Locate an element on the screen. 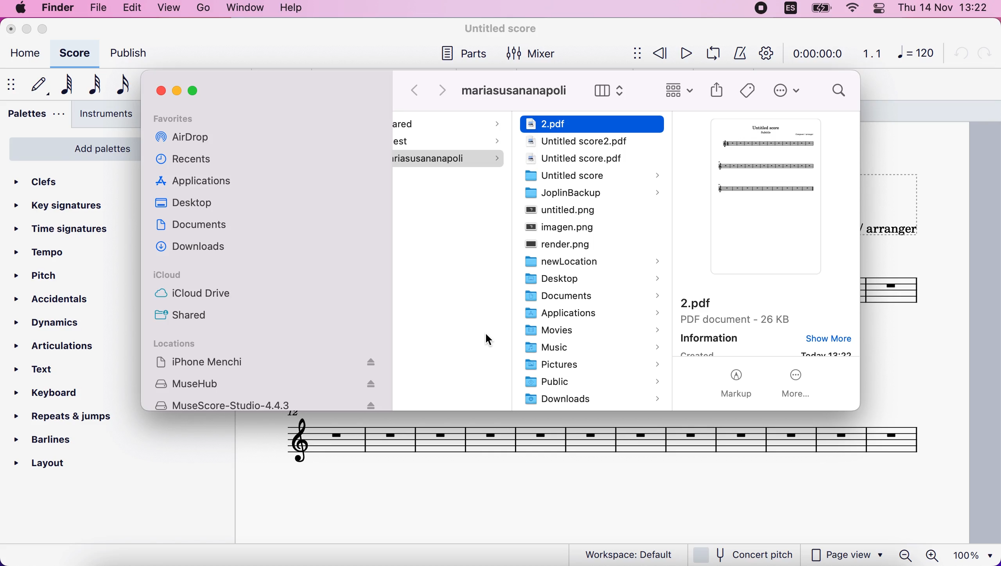 This screenshot has height=566, width=1001. keyboard is located at coordinates (53, 396).